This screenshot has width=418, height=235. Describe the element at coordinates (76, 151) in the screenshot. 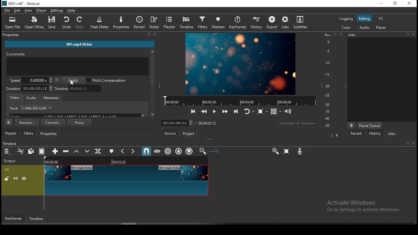

I see `lift` at that location.